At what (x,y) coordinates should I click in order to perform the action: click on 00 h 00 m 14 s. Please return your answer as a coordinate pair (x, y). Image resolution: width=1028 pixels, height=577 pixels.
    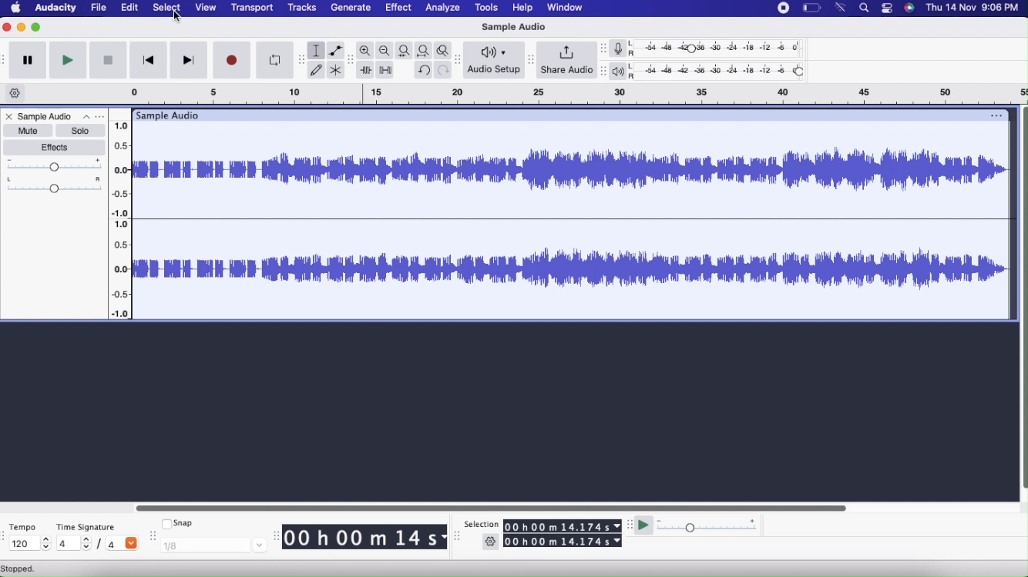
    Looking at the image, I should click on (366, 534).